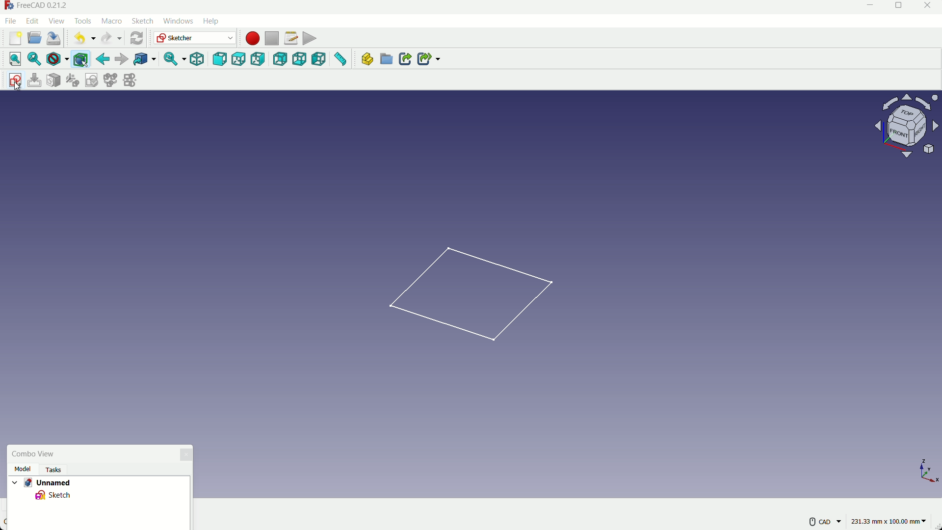 The height and width of the screenshot is (530, 942). I want to click on project name - Unnamed, so click(42, 482).